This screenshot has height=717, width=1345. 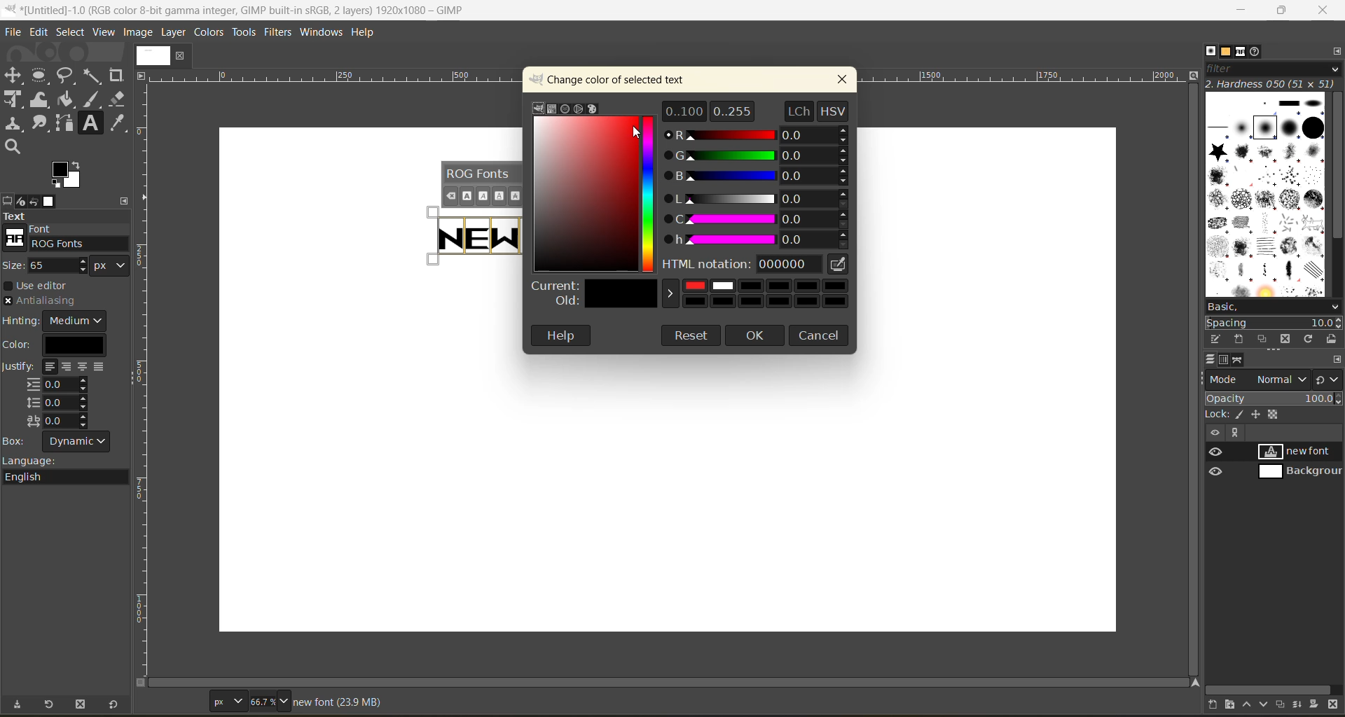 I want to click on old color schemes, so click(x=690, y=302).